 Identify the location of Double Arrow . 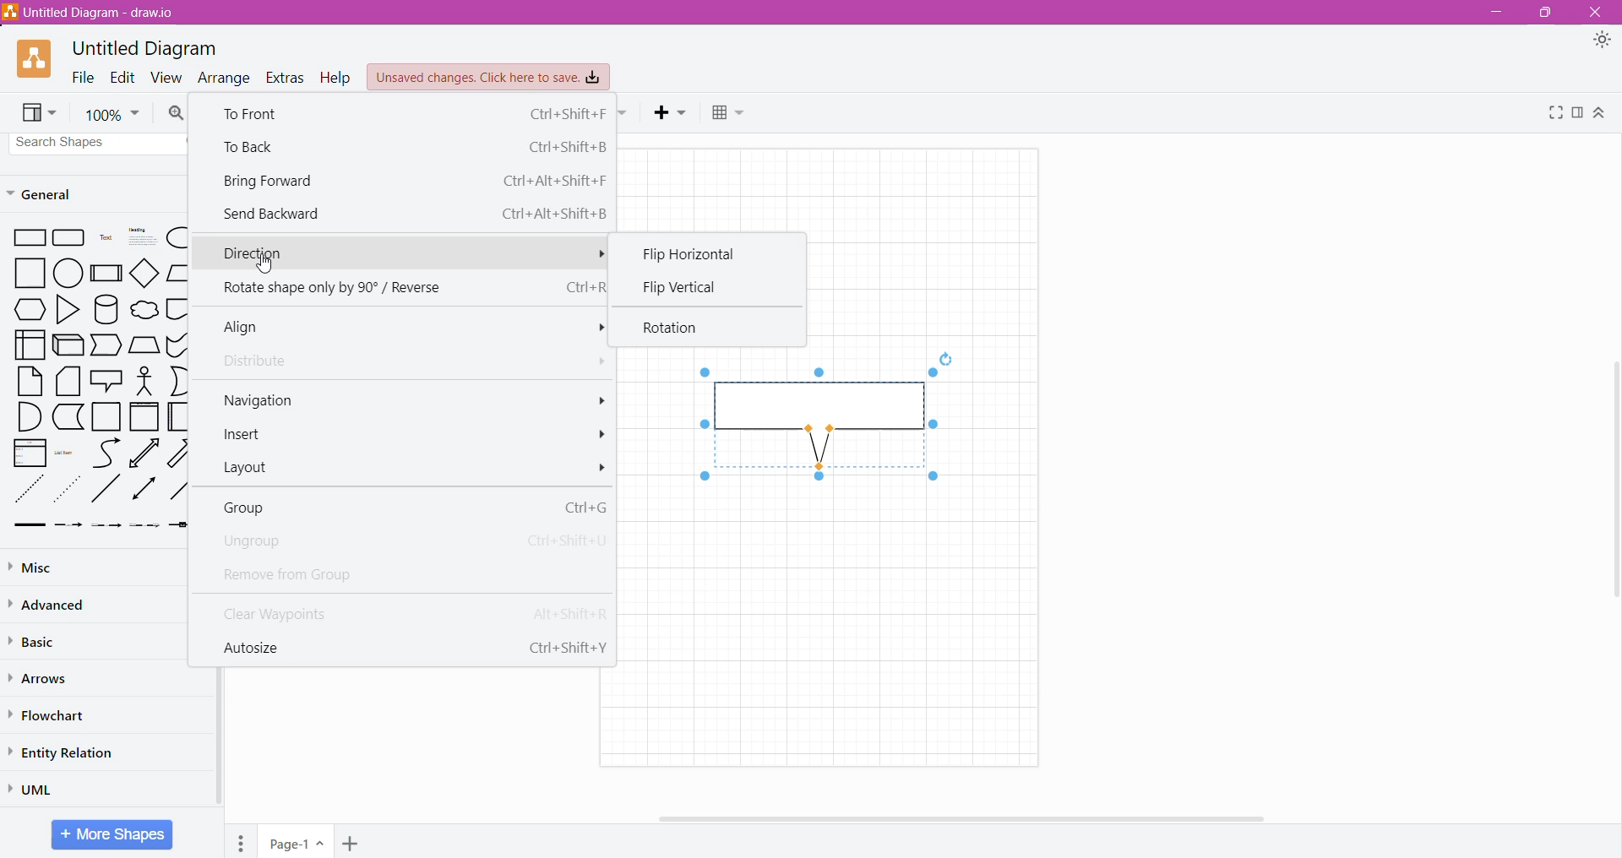
(144, 490).